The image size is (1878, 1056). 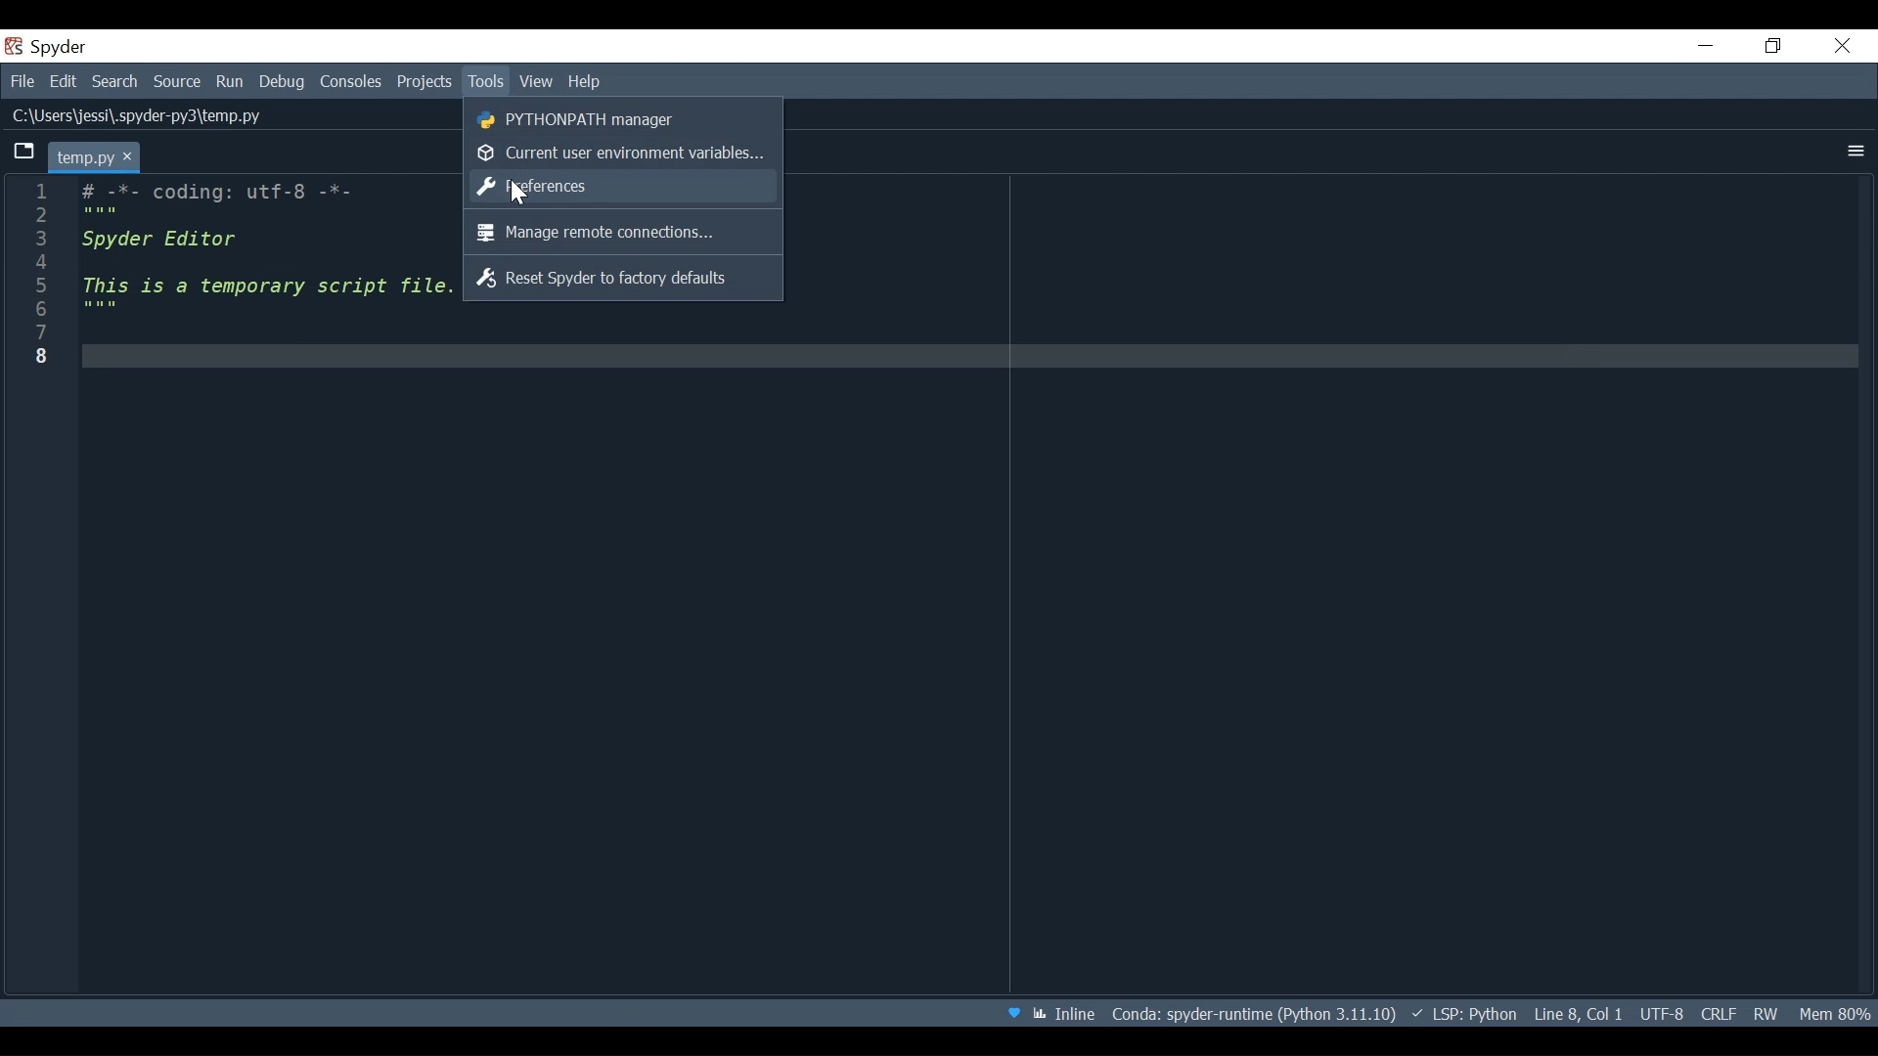 What do you see at coordinates (1844, 44) in the screenshot?
I see `Close` at bounding box center [1844, 44].